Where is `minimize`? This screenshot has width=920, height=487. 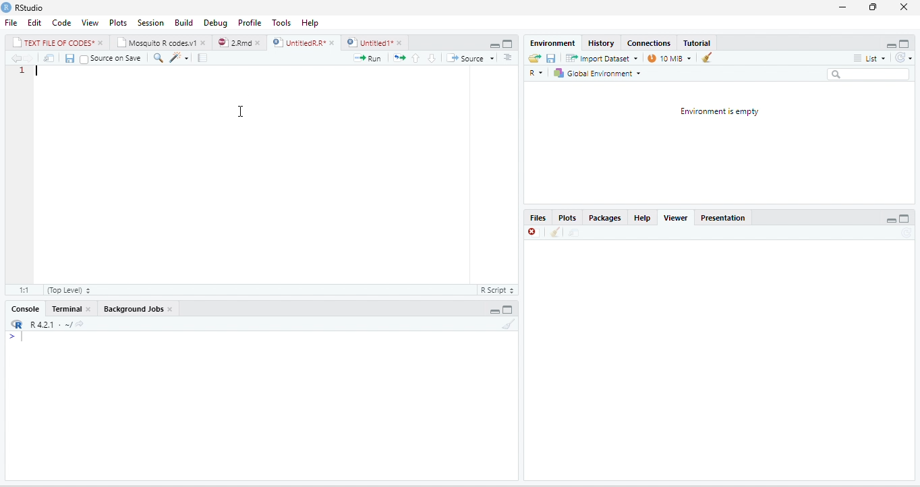
minimize is located at coordinates (496, 308).